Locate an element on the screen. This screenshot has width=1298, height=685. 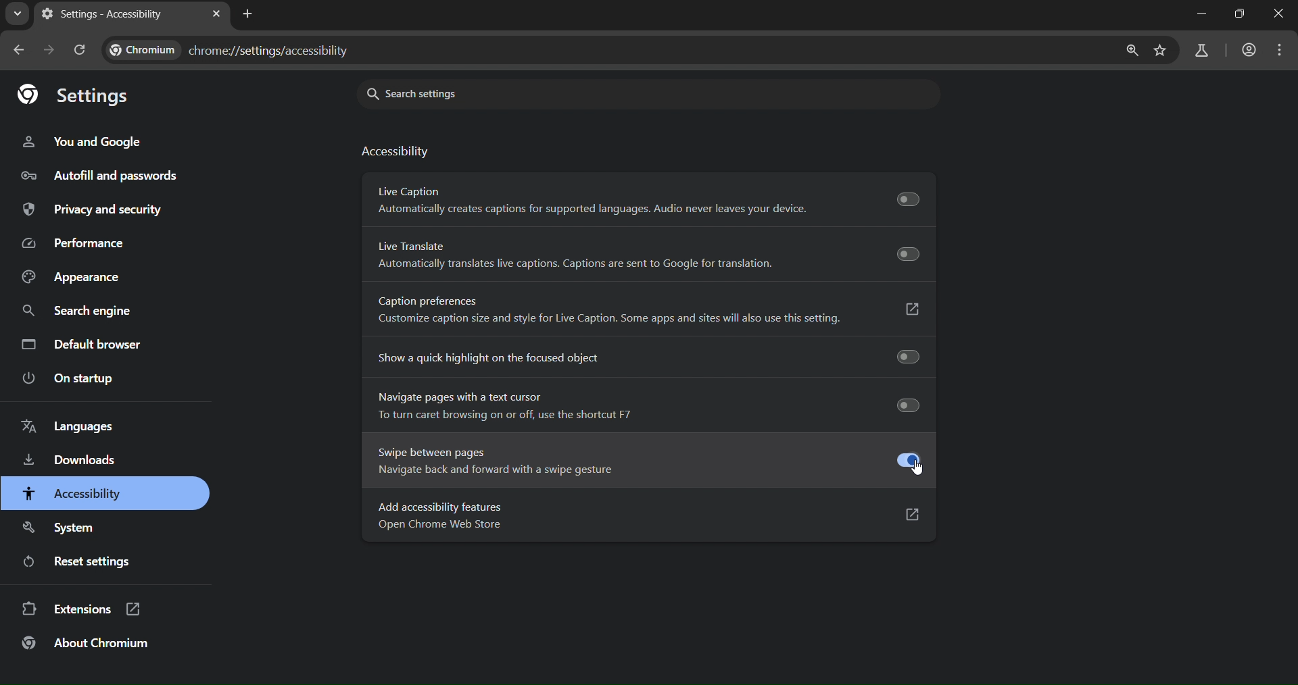
close is located at coordinates (1274, 18).